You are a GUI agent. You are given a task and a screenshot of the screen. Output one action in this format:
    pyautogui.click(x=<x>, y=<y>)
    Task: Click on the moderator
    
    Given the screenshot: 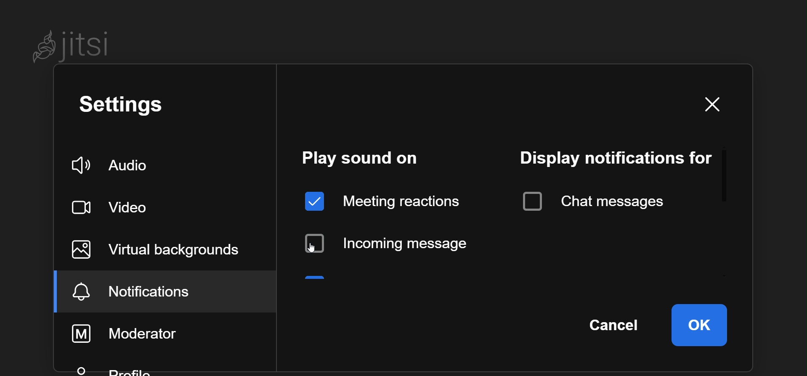 What is the action you would take?
    pyautogui.click(x=135, y=332)
    